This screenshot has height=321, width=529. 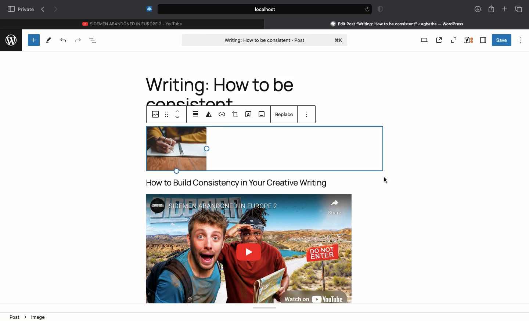 I want to click on Tools, so click(x=48, y=40).